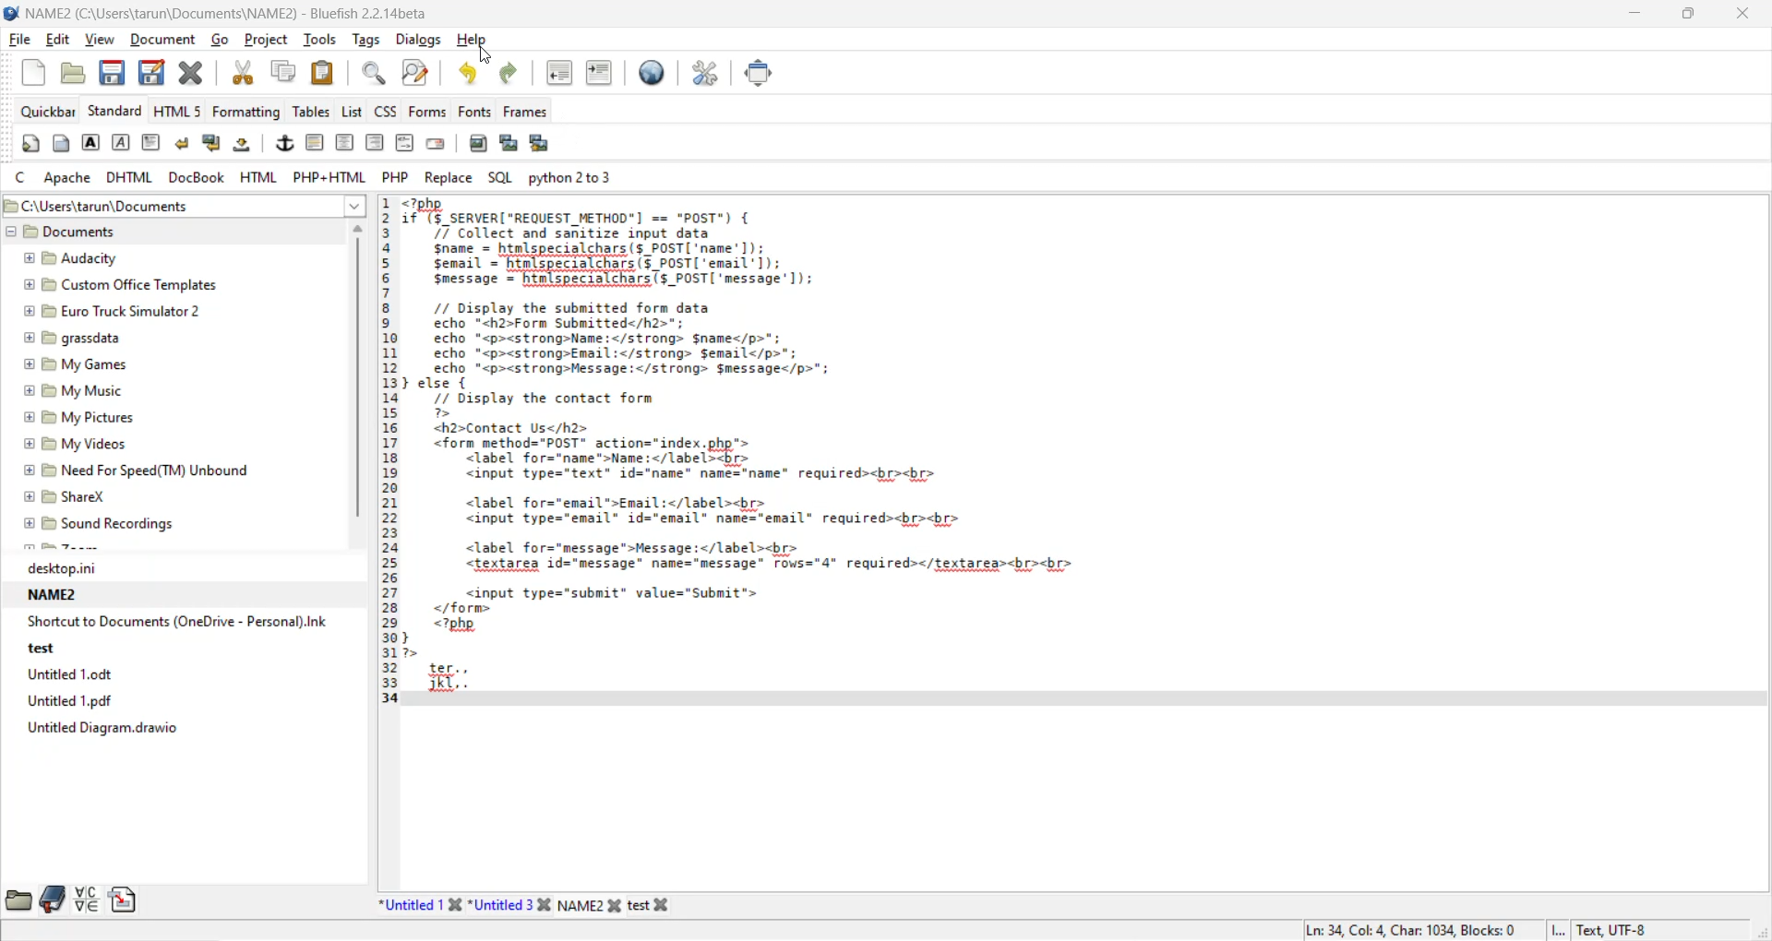 This screenshot has height=941, width=1772. What do you see at coordinates (1604, 929) in the screenshot?
I see `Text, UTF-8` at bounding box center [1604, 929].